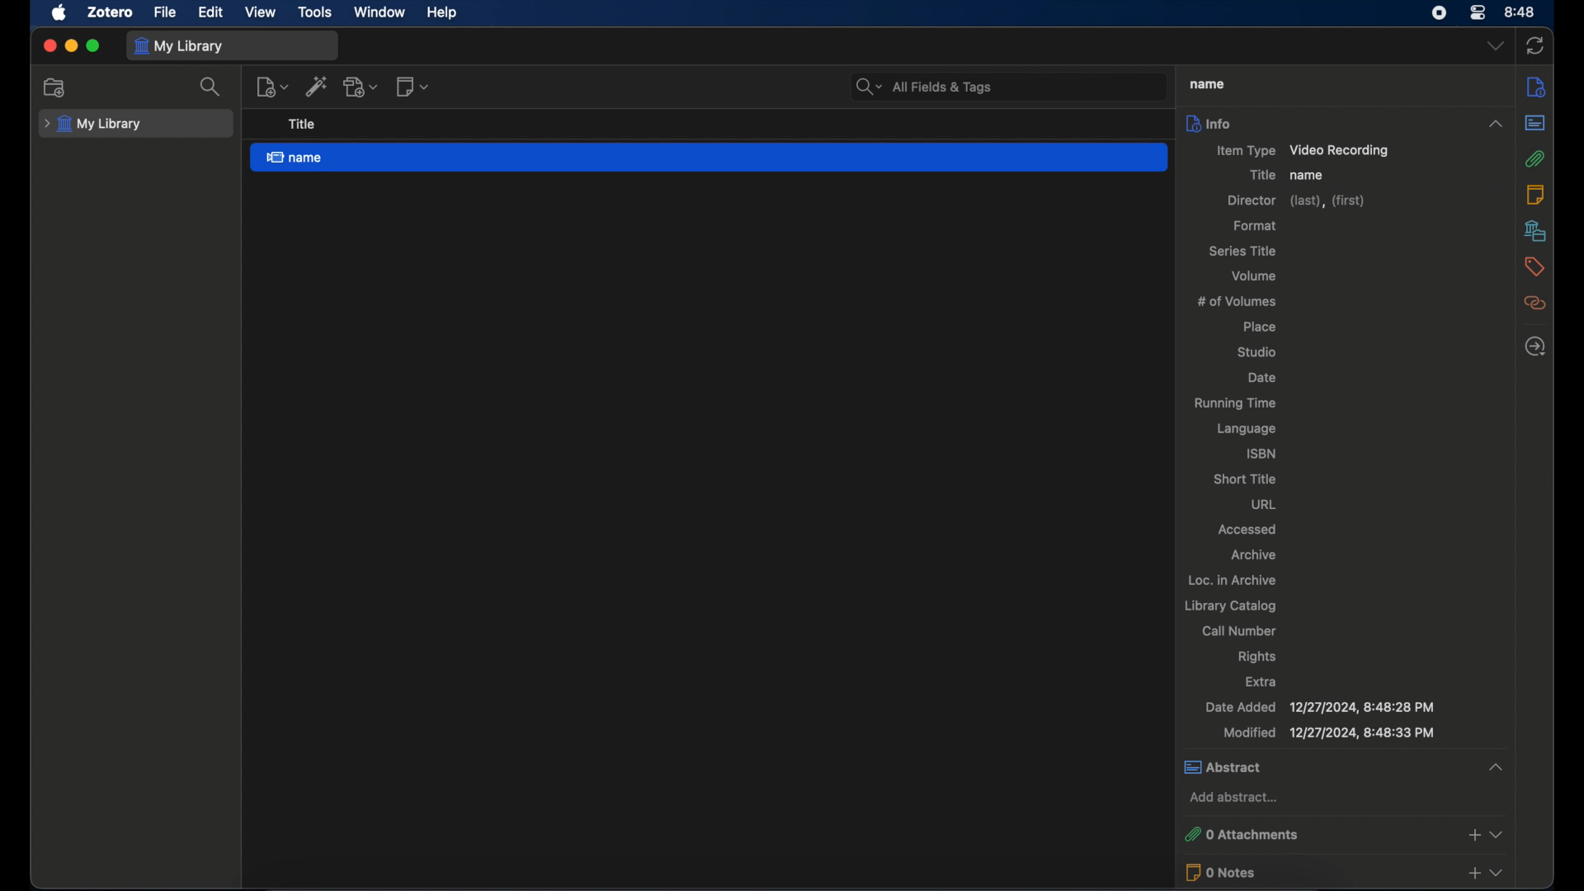 The height and width of the screenshot is (891, 1584). I want to click on abstract, so click(1343, 768).